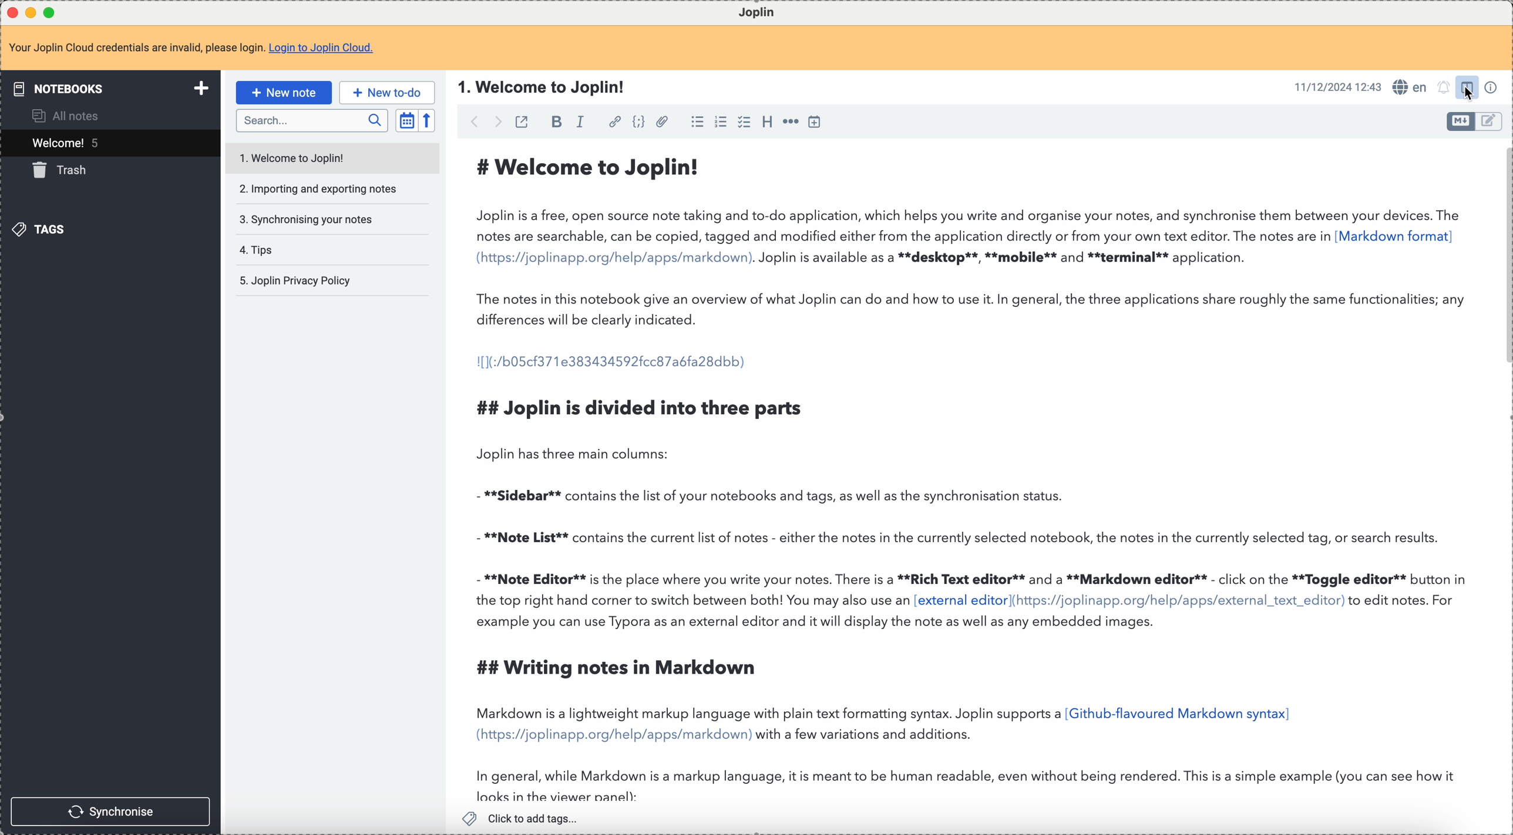 This screenshot has height=835, width=1513. What do you see at coordinates (1004, 258) in the screenshot?
I see `Joplin is available as a **desktop**, **mobile** and **terminal** application.` at bounding box center [1004, 258].